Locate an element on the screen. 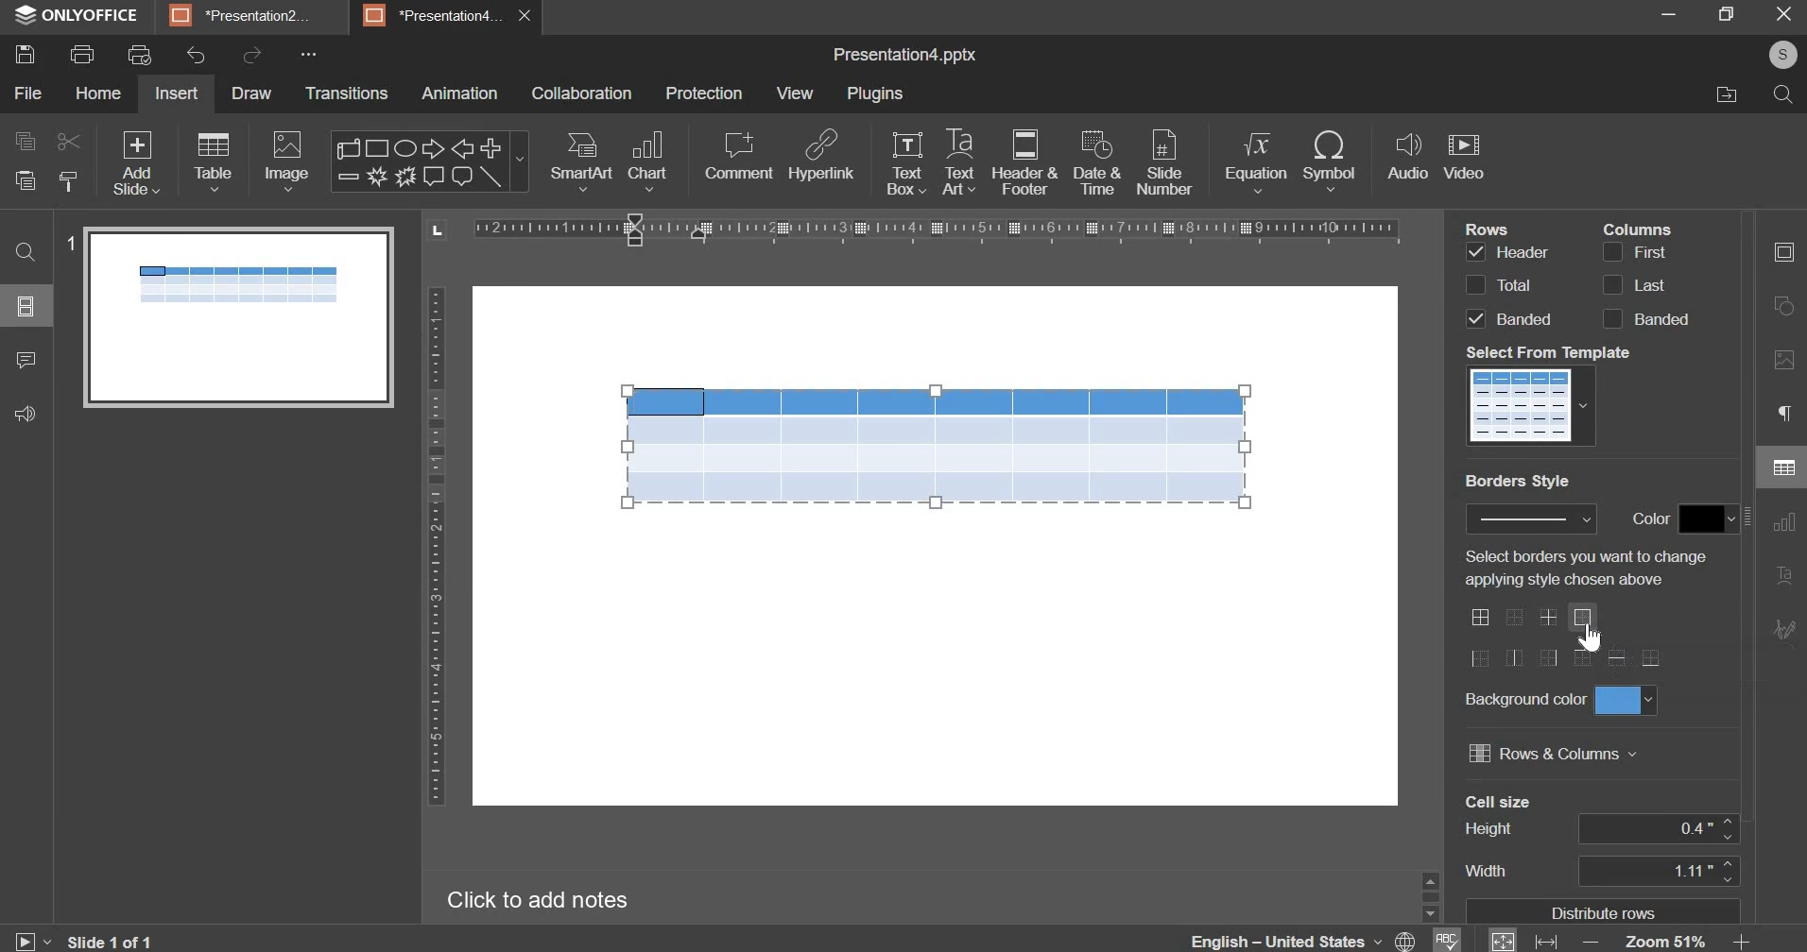 The width and height of the screenshot is (1807, 952). insert is located at coordinates (175, 93).